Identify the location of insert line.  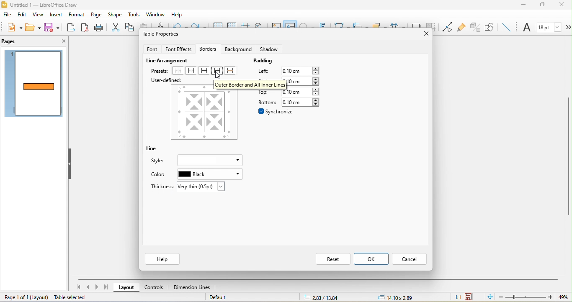
(506, 27).